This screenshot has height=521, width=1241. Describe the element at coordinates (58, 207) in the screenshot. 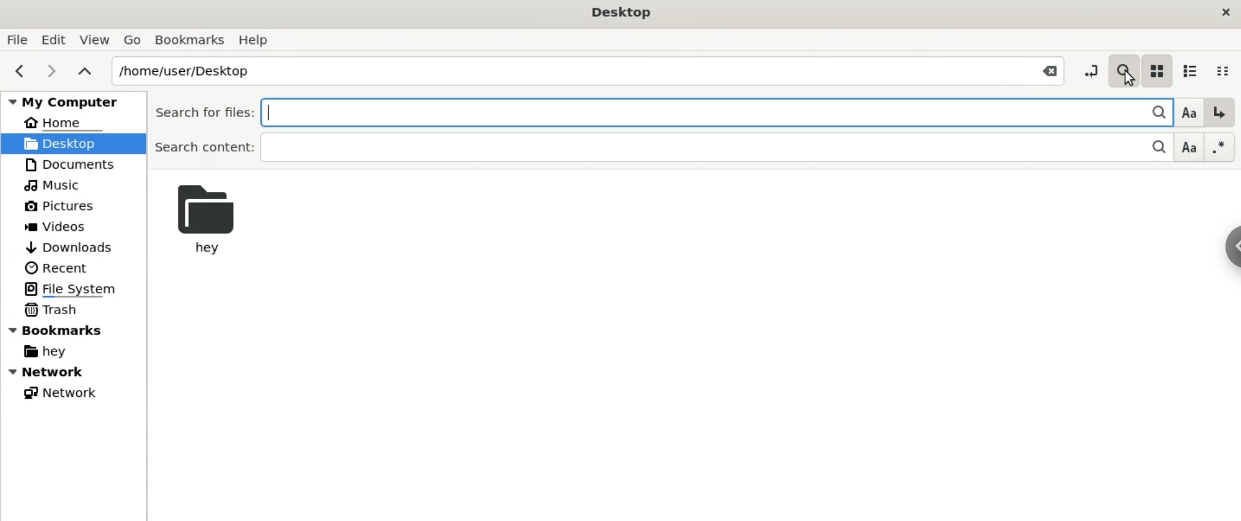

I see `Pictures` at that location.